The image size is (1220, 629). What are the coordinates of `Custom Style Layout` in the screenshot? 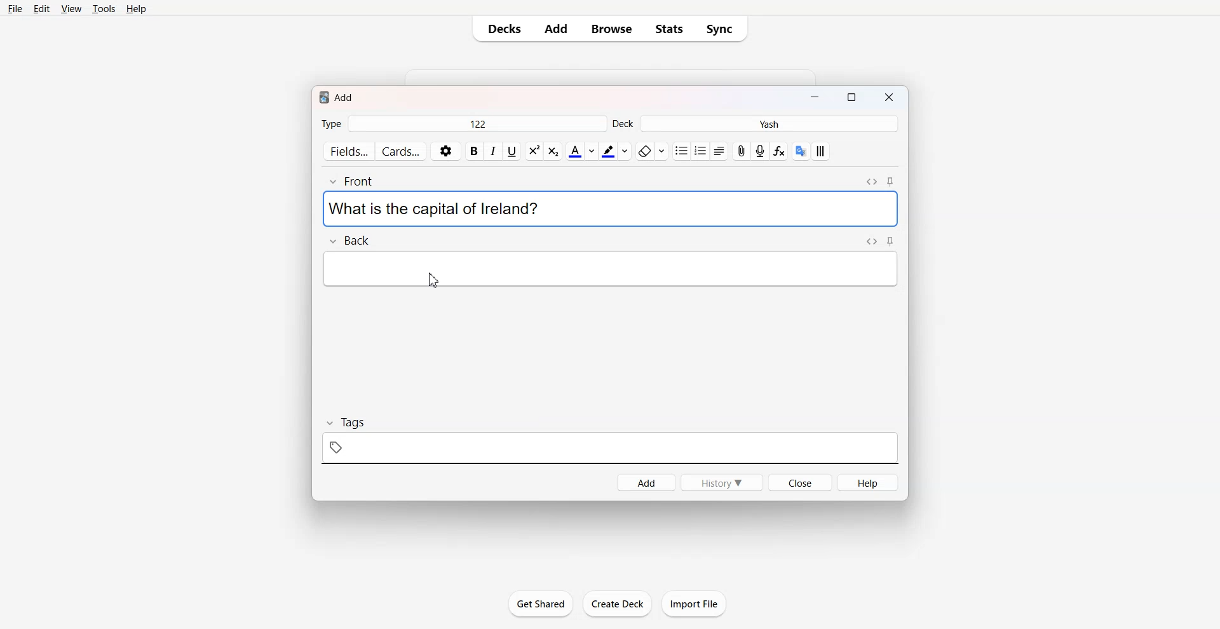 It's located at (821, 151).